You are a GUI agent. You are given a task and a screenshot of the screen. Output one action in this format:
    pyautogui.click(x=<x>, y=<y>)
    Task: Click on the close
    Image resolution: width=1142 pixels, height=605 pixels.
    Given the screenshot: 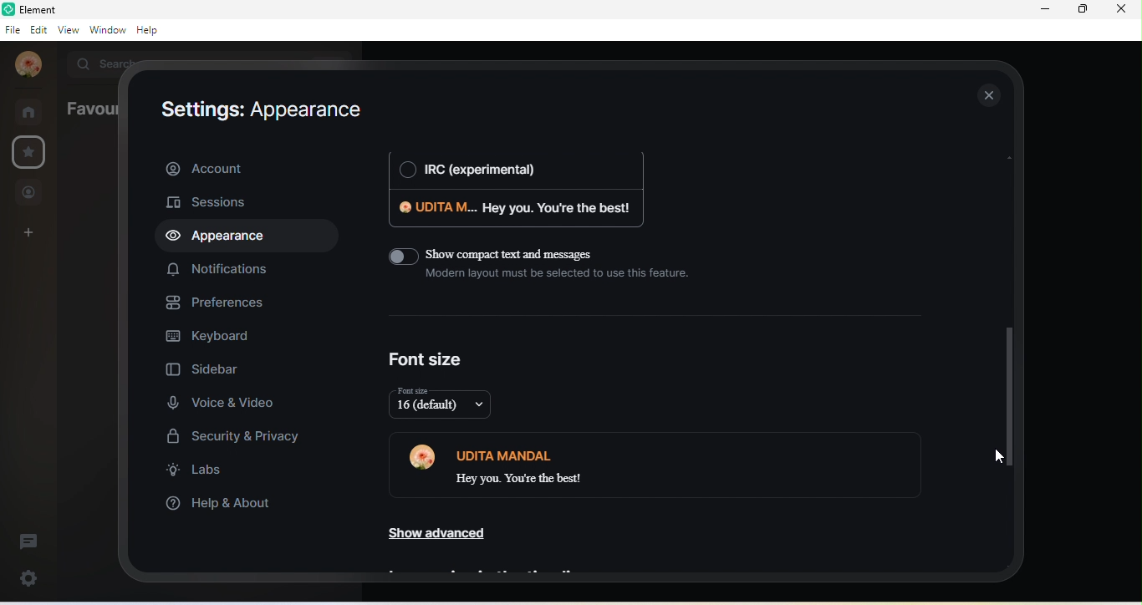 What is the action you would take?
    pyautogui.click(x=991, y=94)
    